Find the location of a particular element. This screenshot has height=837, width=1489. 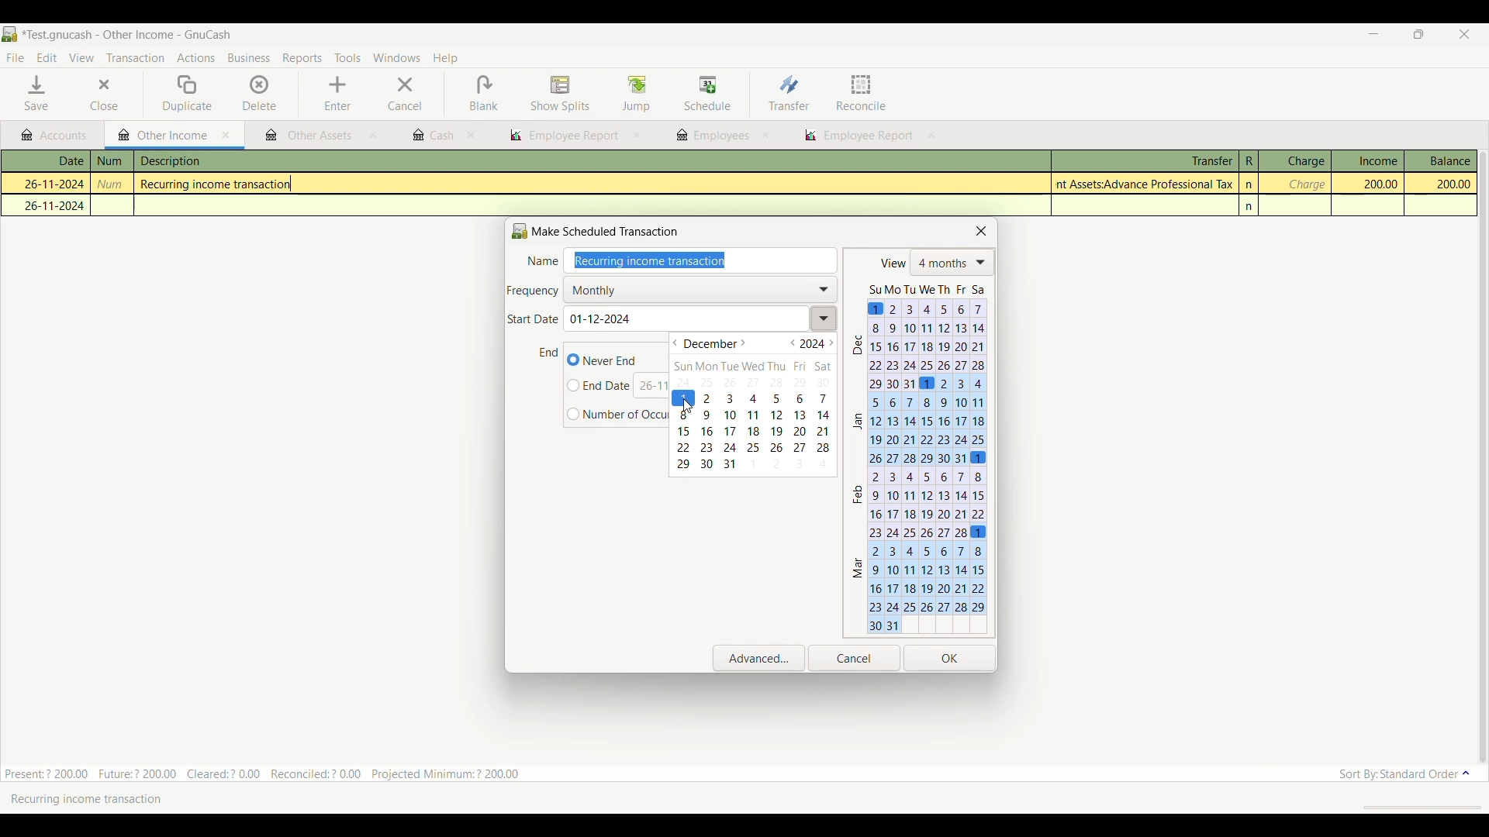

Actions menu is located at coordinates (195, 60).